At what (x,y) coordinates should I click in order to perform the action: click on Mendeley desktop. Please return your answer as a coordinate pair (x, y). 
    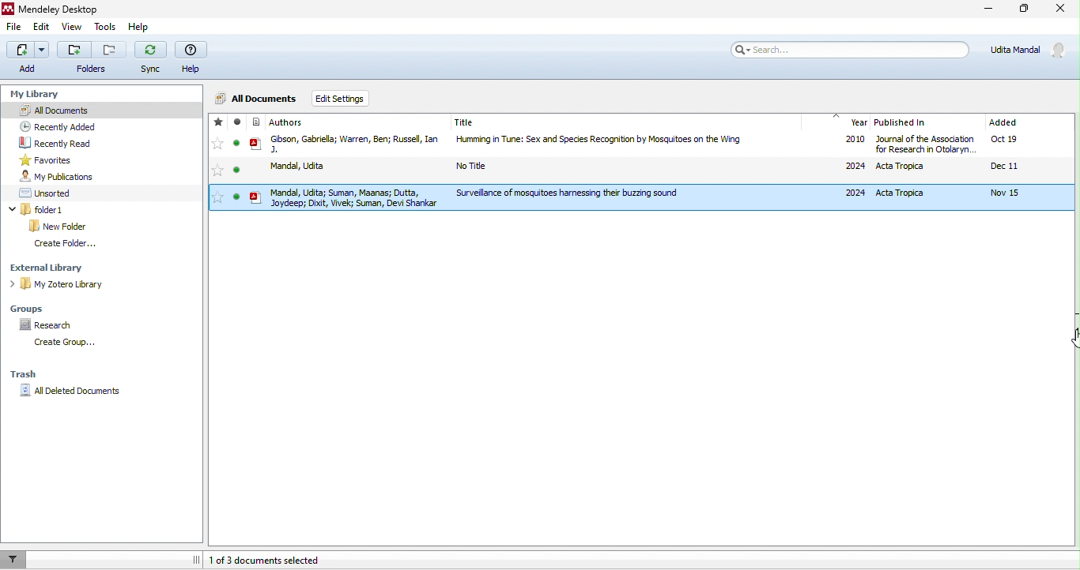
    Looking at the image, I should click on (51, 9).